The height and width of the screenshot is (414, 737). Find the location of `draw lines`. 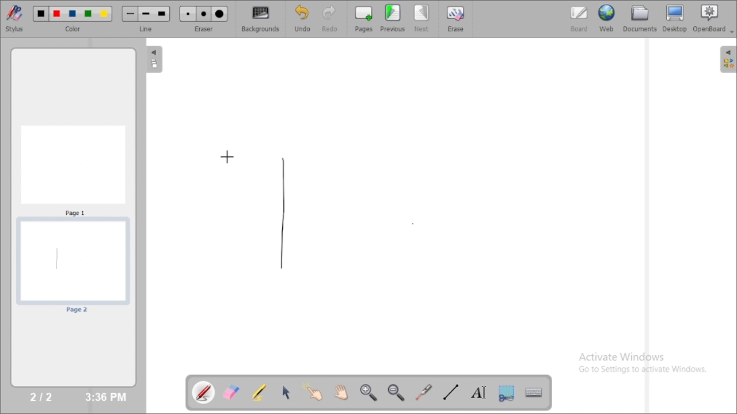

draw lines is located at coordinates (450, 392).